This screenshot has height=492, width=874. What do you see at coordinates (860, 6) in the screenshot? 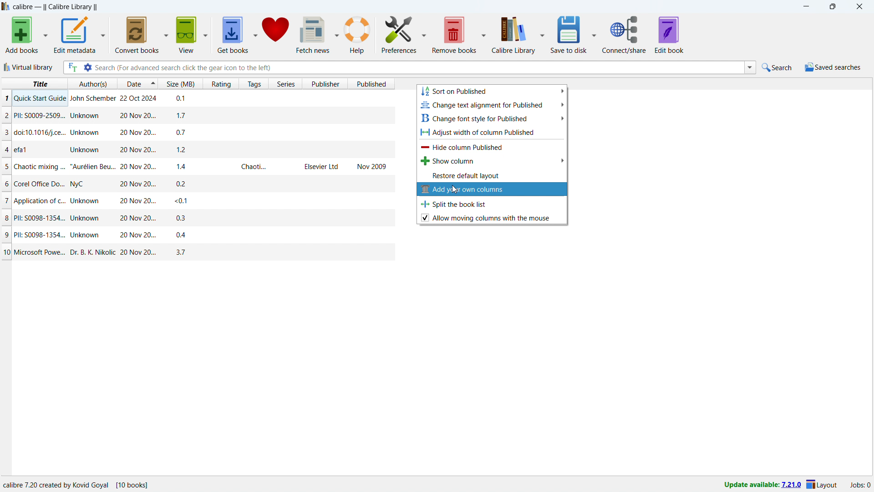
I see `close` at bounding box center [860, 6].